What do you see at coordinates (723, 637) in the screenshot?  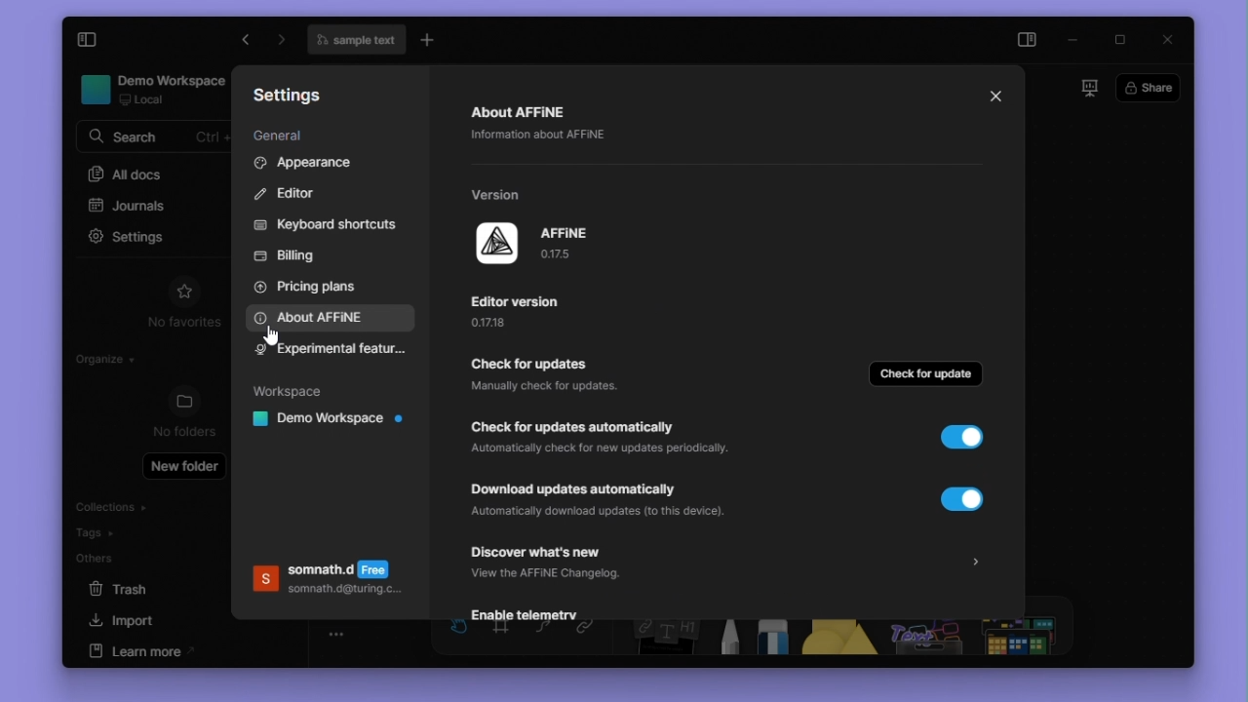 I see `Pen` at bounding box center [723, 637].